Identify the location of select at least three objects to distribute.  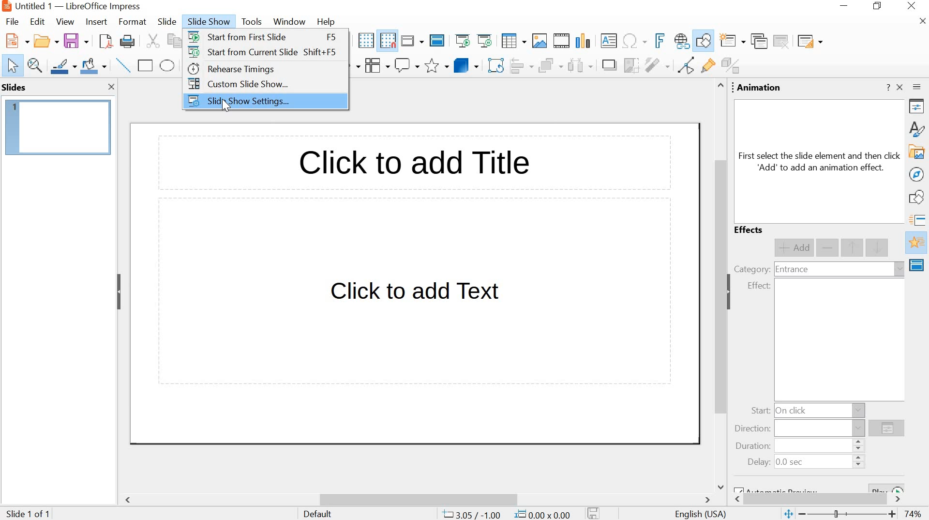
(580, 66).